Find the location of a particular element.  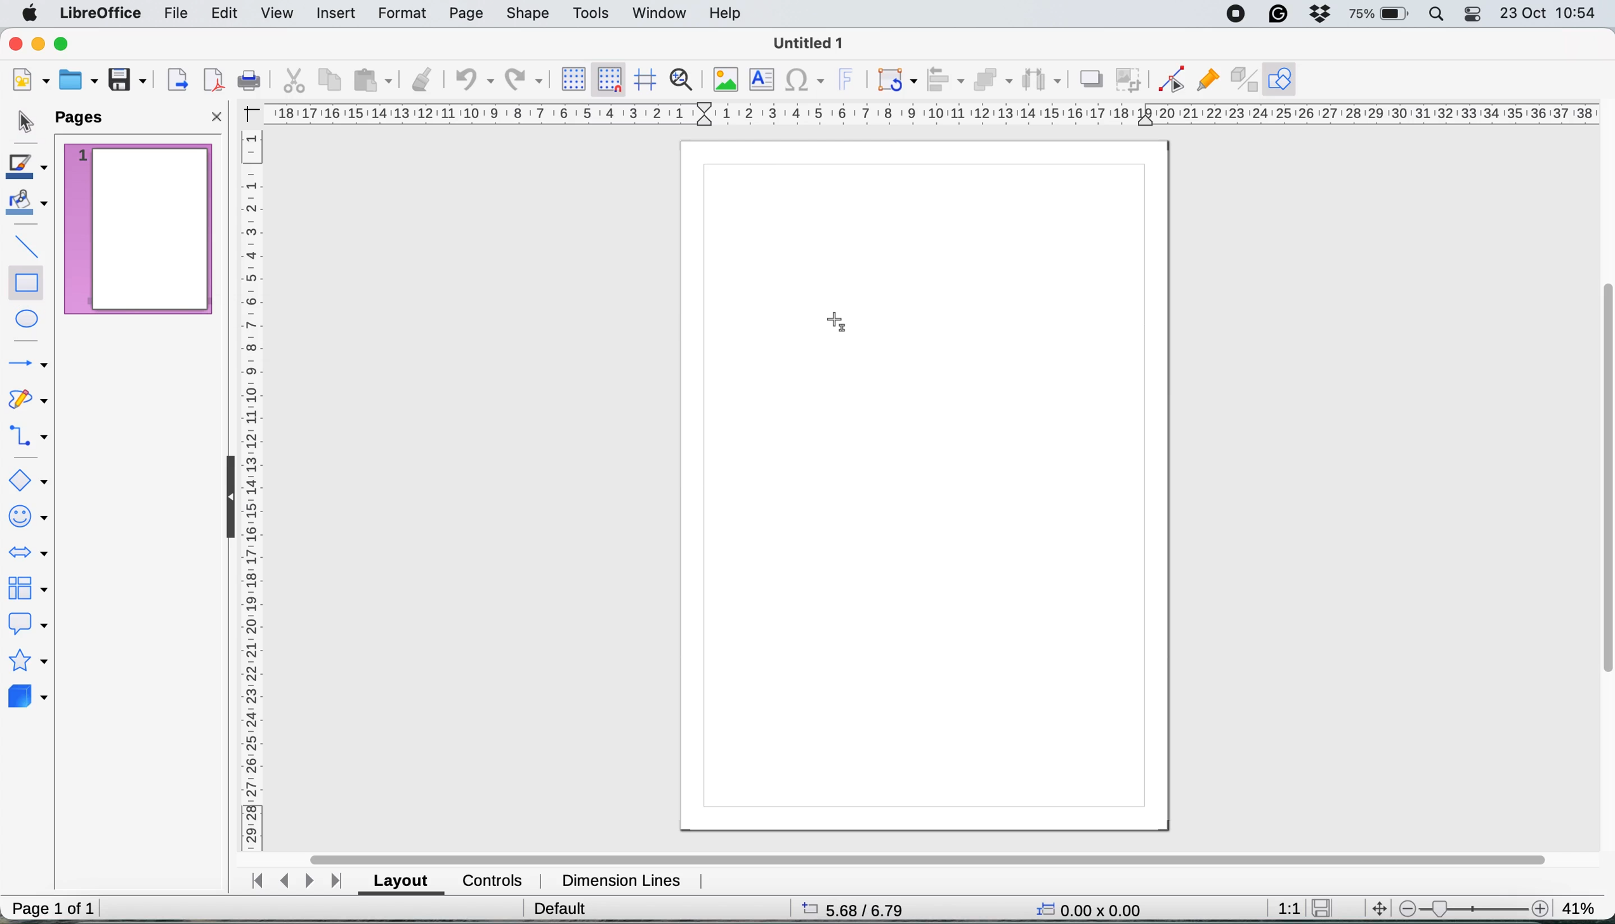

save is located at coordinates (124, 79).